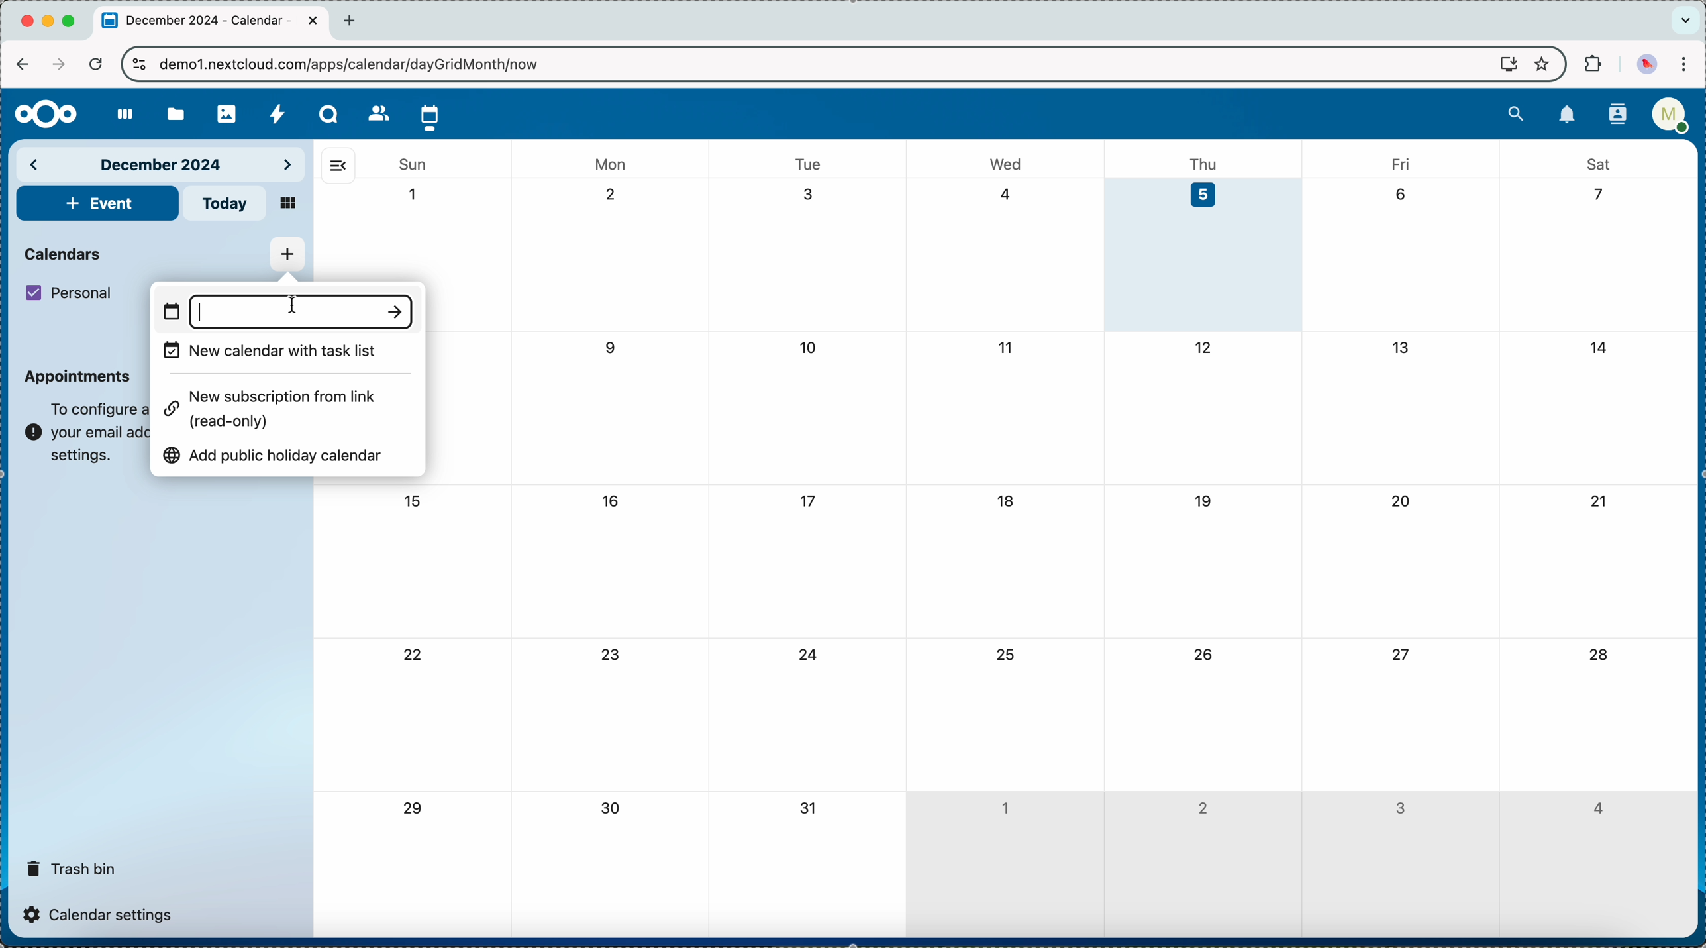 This screenshot has width=1706, height=948. I want to click on URL, so click(360, 64).